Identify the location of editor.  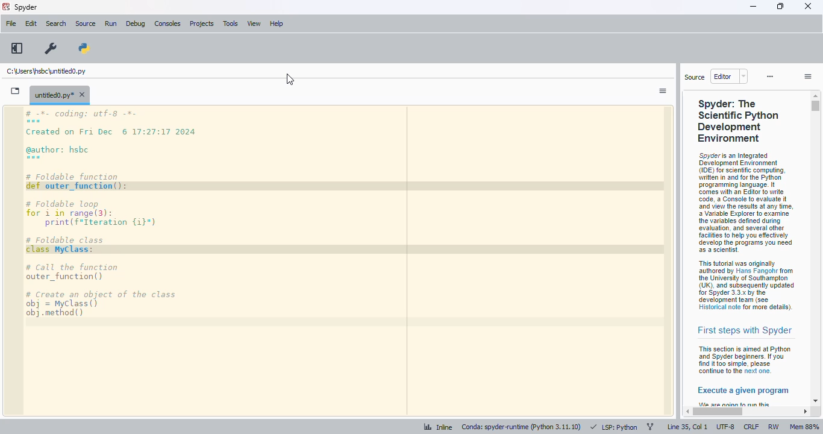
(730, 77).